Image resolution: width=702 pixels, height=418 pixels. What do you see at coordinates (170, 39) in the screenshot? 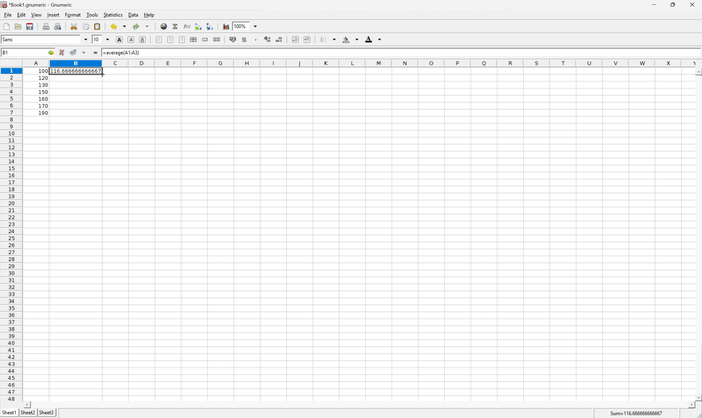
I see `Center horizontally` at bounding box center [170, 39].